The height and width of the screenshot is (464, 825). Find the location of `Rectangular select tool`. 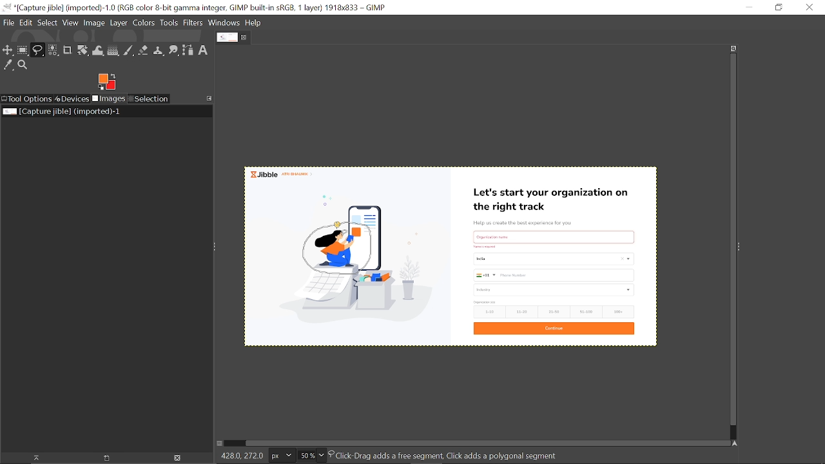

Rectangular select tool is located at coordinates (23, 50).